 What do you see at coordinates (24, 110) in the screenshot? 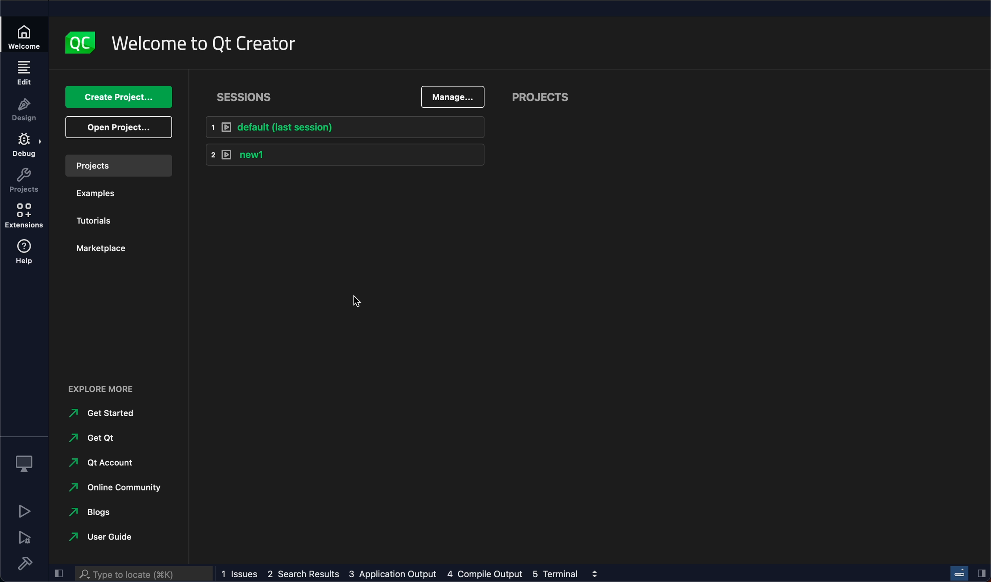
I see `design` at bounding box center [24, 110].